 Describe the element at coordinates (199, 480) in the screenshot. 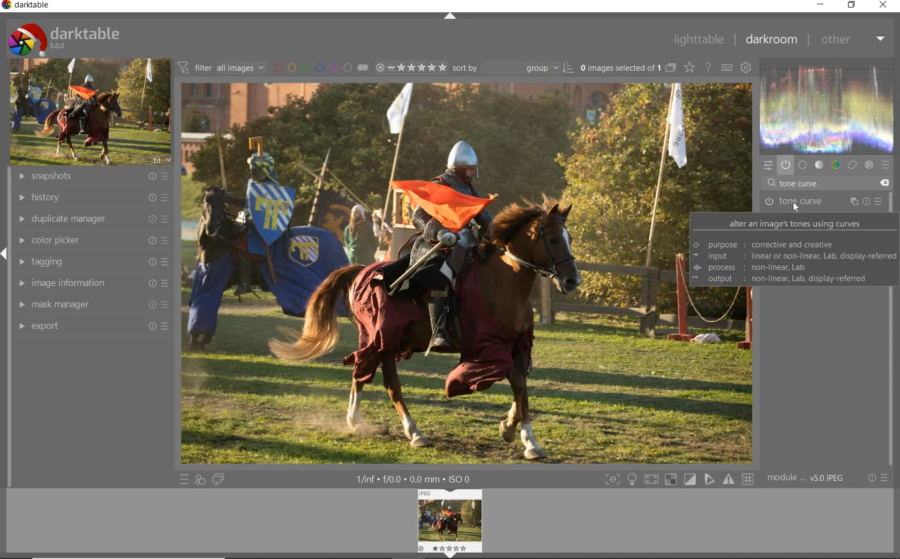

I see `quick access for applying any of your styles` at that location.